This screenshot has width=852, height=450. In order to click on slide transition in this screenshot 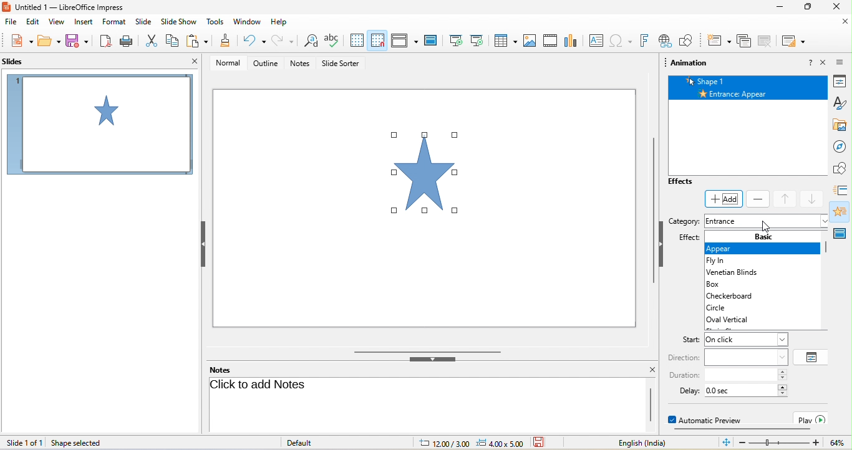, I will do `click(842, 190)`.